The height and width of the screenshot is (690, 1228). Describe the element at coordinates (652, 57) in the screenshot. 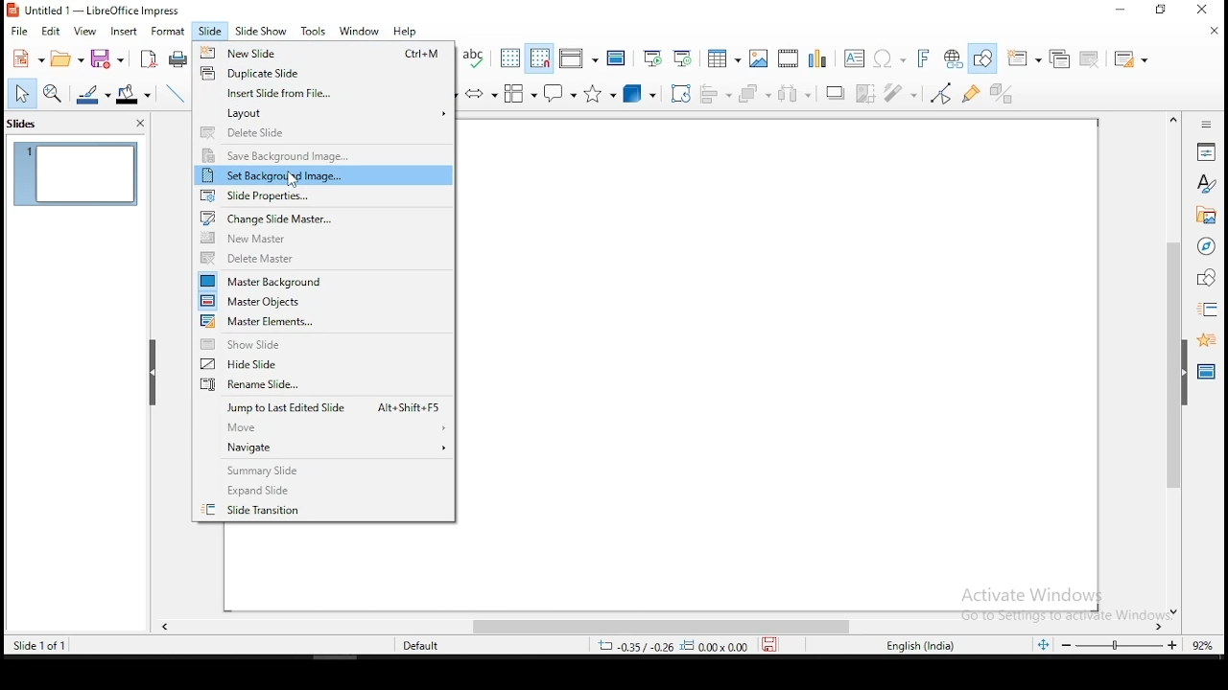

I see `start from first slide` at that location.